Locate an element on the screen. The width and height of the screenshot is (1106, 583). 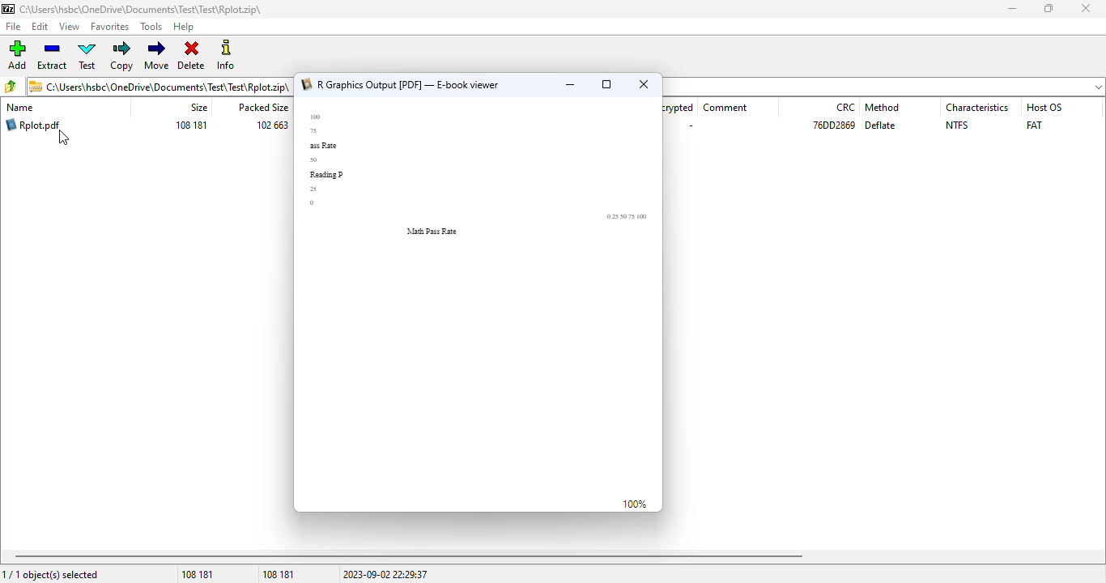
R Graphics Output [PDF] — E-book viewer is located at coordinates (401, 85).